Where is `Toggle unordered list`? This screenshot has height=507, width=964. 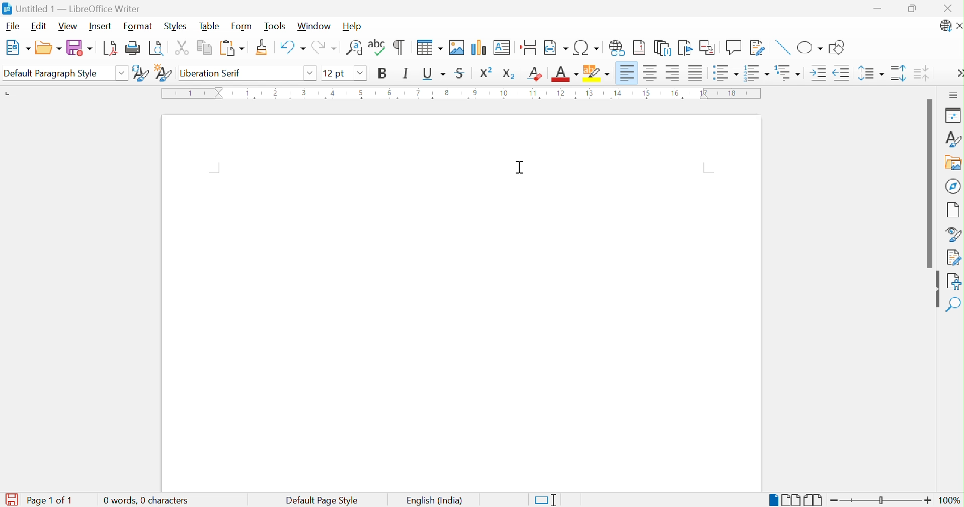
Toggle unordered list is located at coordinates (726, 72).